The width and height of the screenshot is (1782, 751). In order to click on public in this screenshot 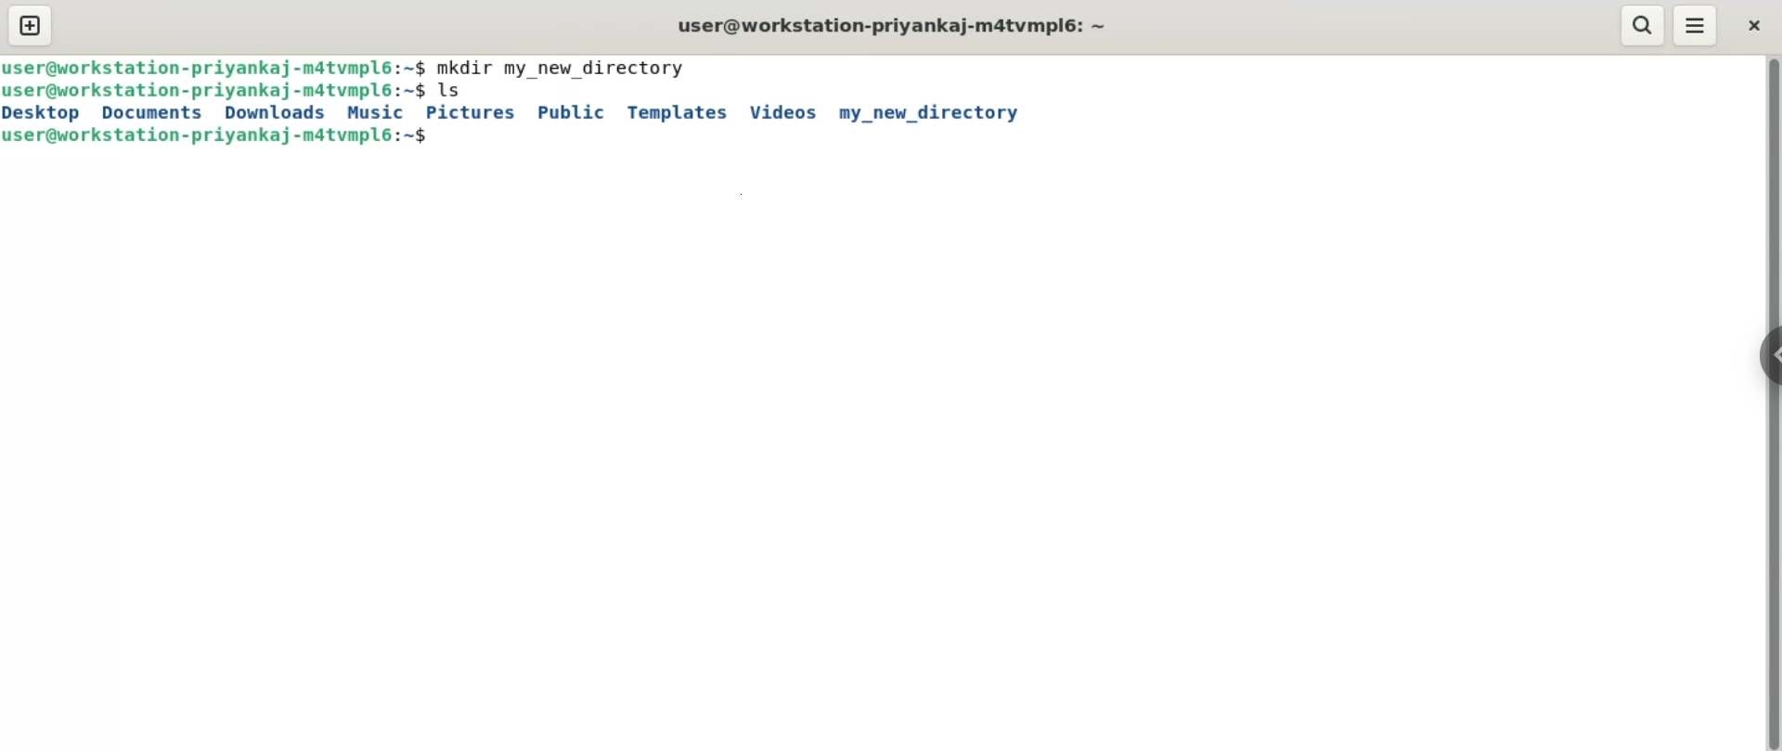, I will do `click(570, 111)`.